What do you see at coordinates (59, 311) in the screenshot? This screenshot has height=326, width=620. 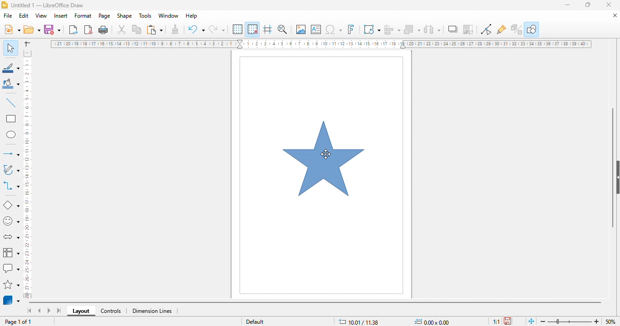 I see `scroll to last sheet` at bounding box center [59, 311].